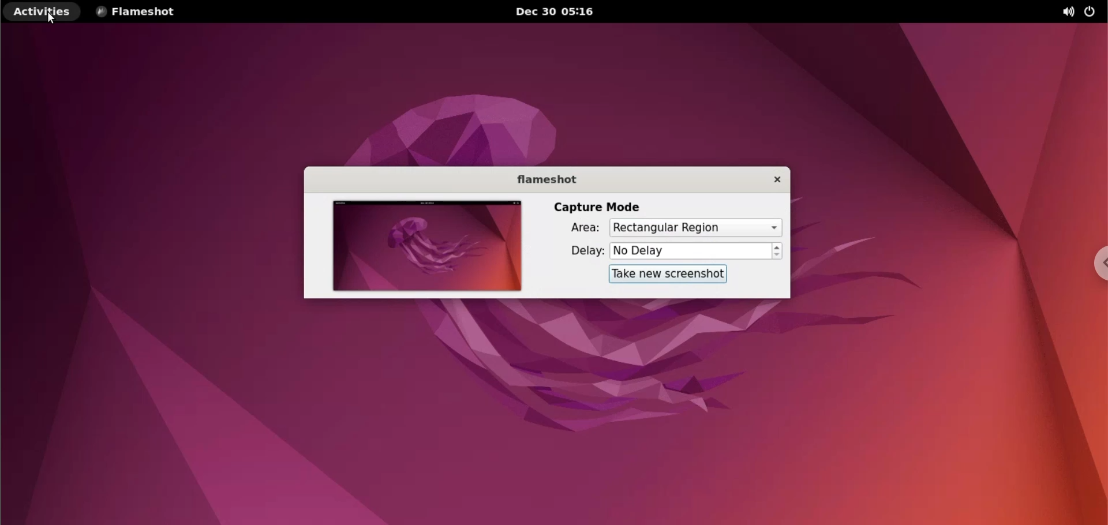  Describe the element at coordinates (44, 12) in the screenshot. I see `Activities` at that location.